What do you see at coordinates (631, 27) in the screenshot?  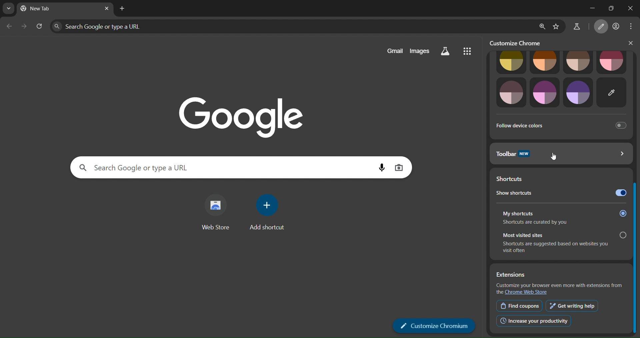 I see `menu` at bounding box center [631, 27].